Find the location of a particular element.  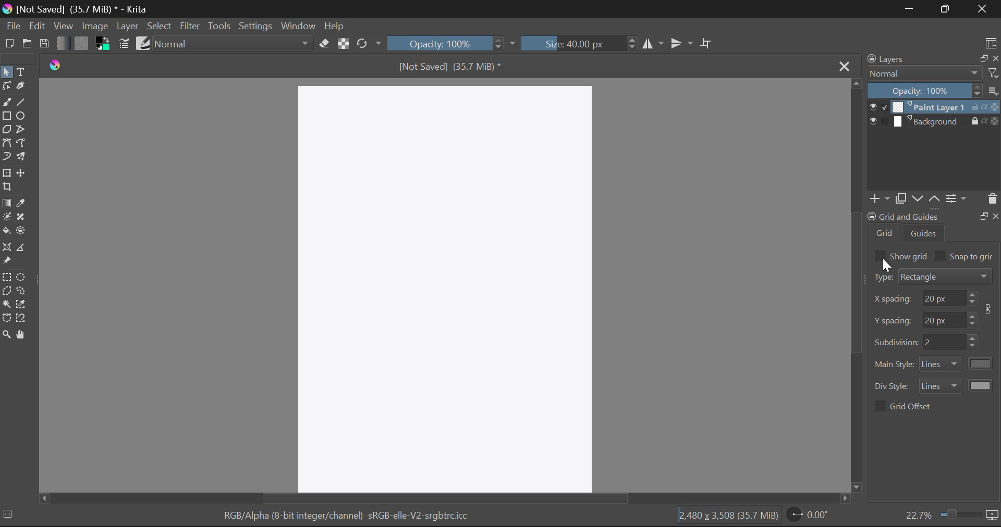

File is located at coordinates (13, 27).